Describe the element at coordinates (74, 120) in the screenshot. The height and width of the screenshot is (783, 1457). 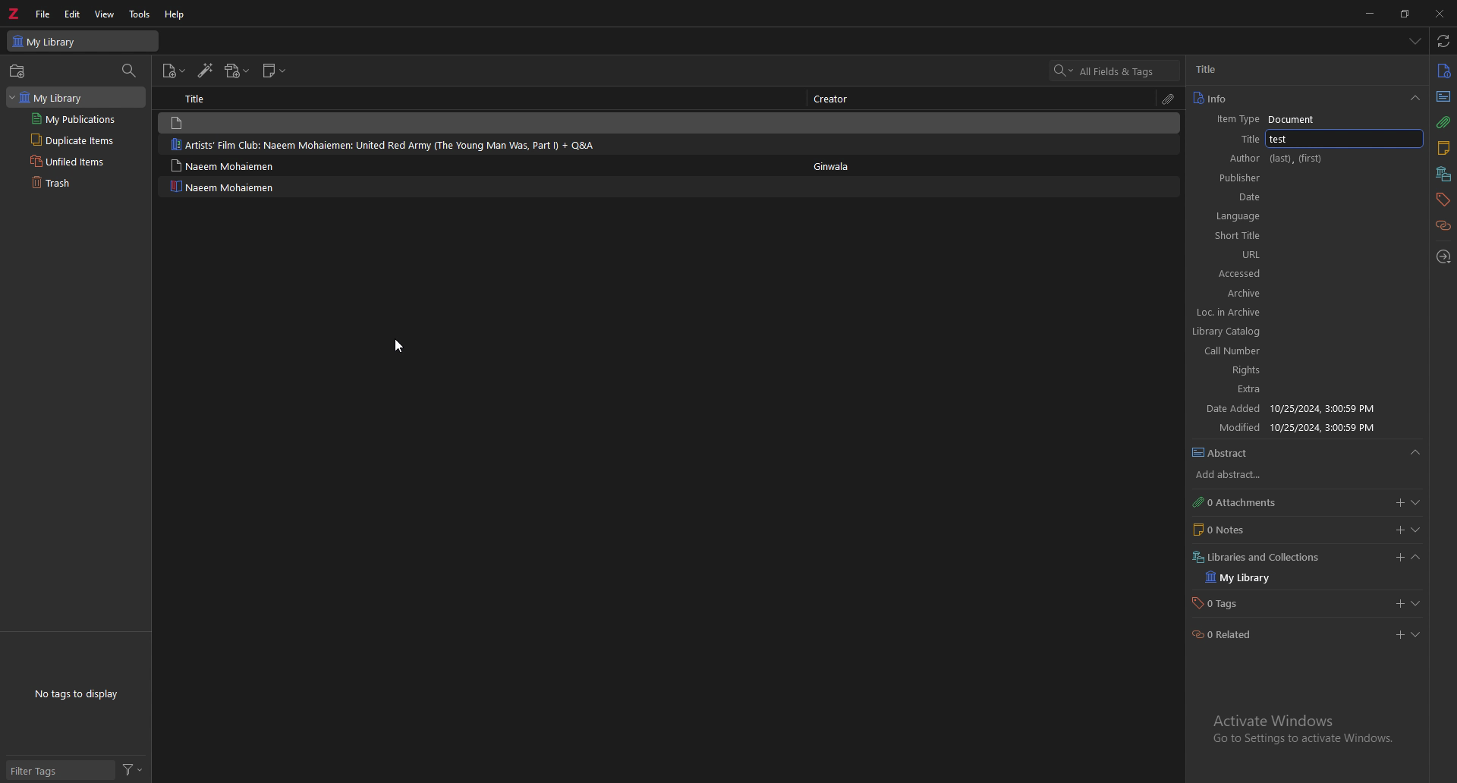
I see `my publications` at that location.